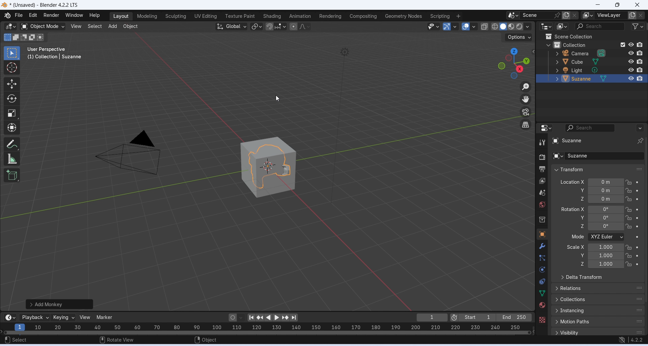 This screenshot has width=648, height=346. I want to click on use right click for object, so click(206, 340).